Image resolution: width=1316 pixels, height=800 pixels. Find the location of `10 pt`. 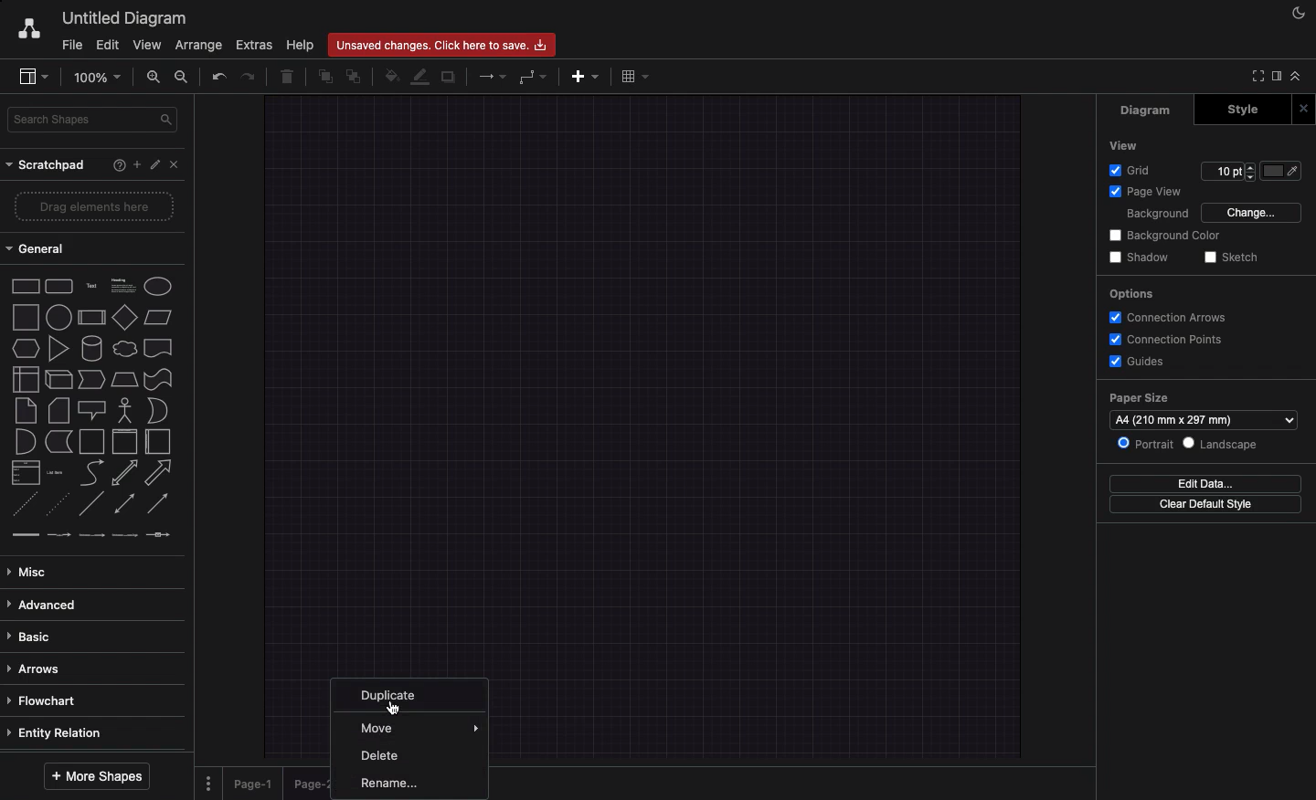

10 pt is located at coordinates (1222, 174).